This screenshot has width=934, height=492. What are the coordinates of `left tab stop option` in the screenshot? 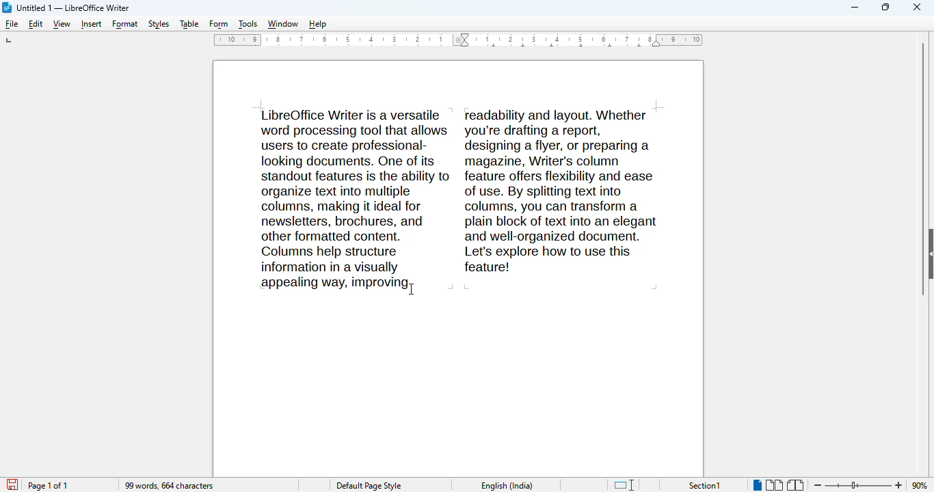 It's located at (11, 40).